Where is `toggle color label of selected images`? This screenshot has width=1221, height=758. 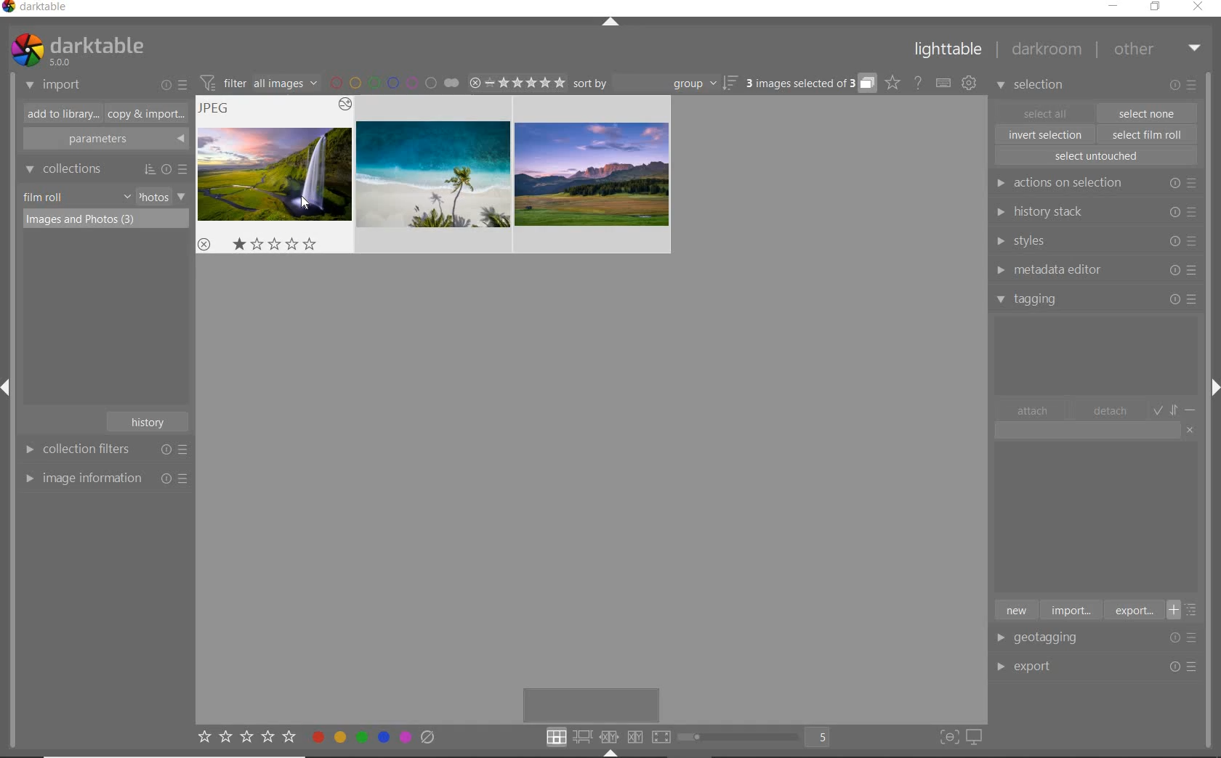 toggle color label of selected images is located at coordinates (374, 736).